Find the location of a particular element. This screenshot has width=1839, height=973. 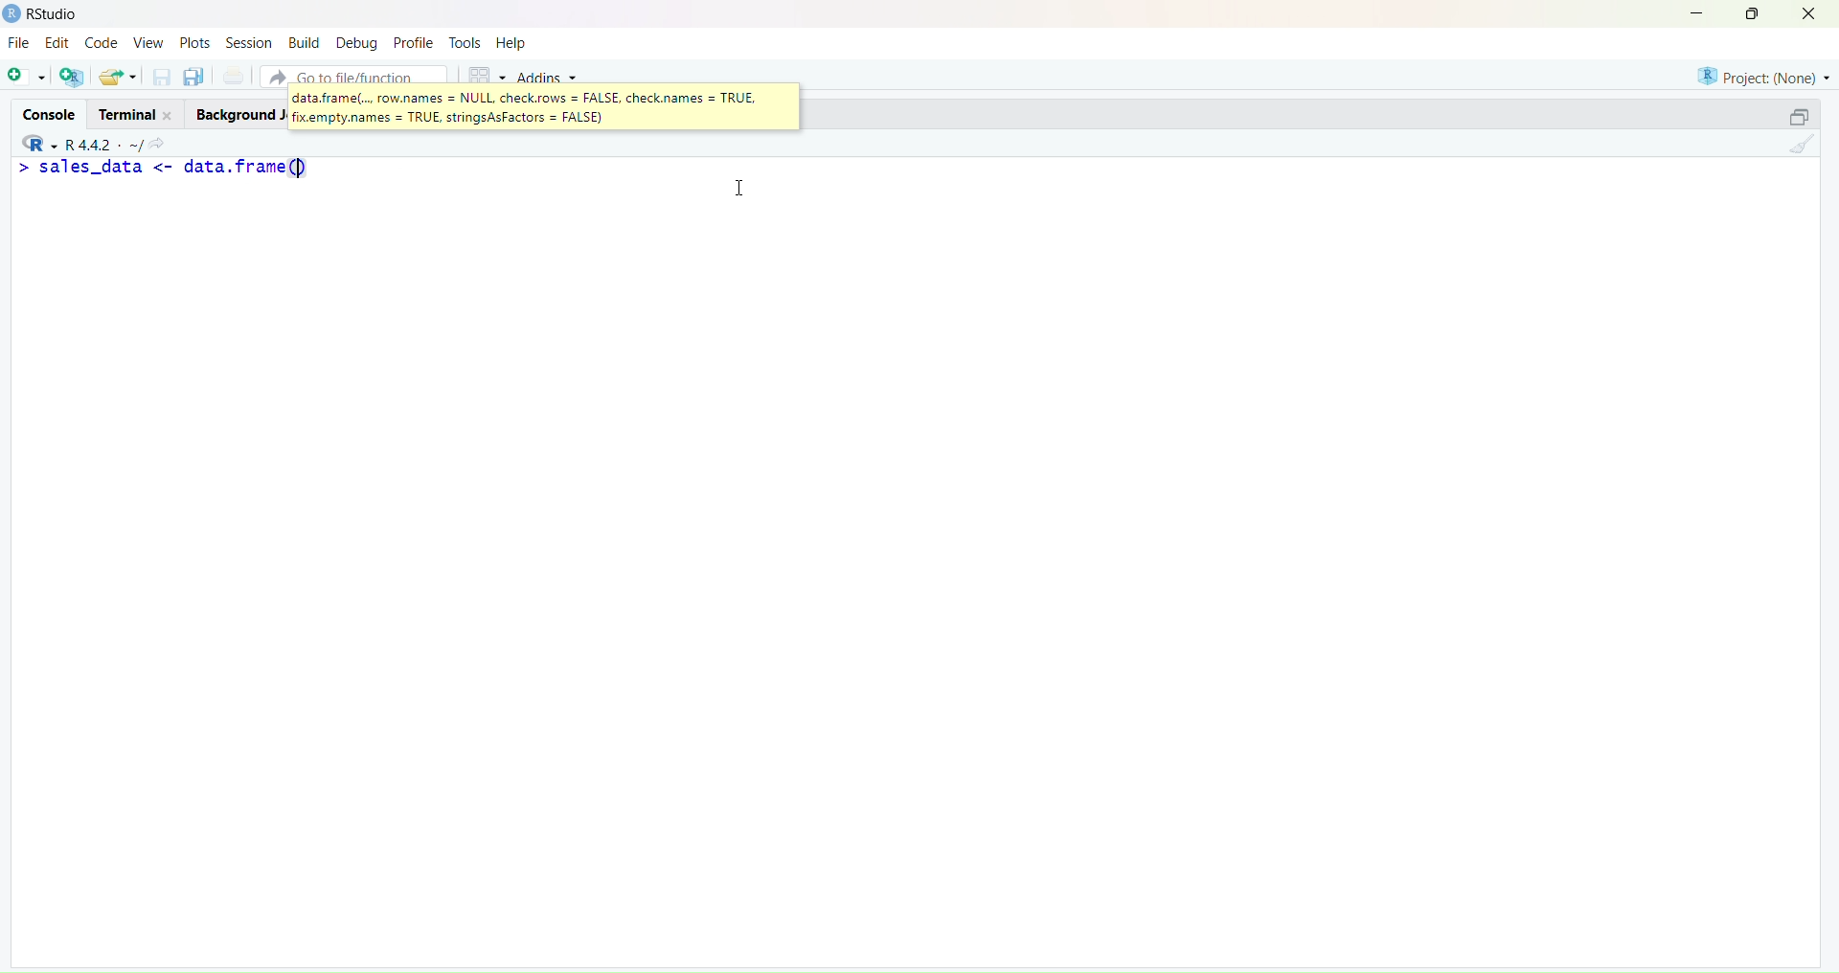

Build is located at coordinates (303, 42).